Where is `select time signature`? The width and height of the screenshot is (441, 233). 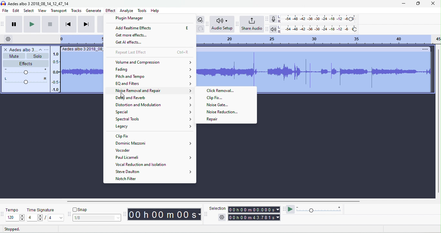 select time signature is located at coordinates (45, 218).